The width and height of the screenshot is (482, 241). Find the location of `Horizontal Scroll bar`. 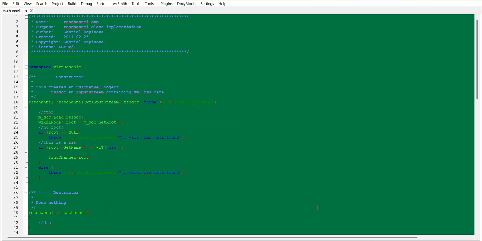

Horizontal Scroll bar is located at coordinates (213, 238).